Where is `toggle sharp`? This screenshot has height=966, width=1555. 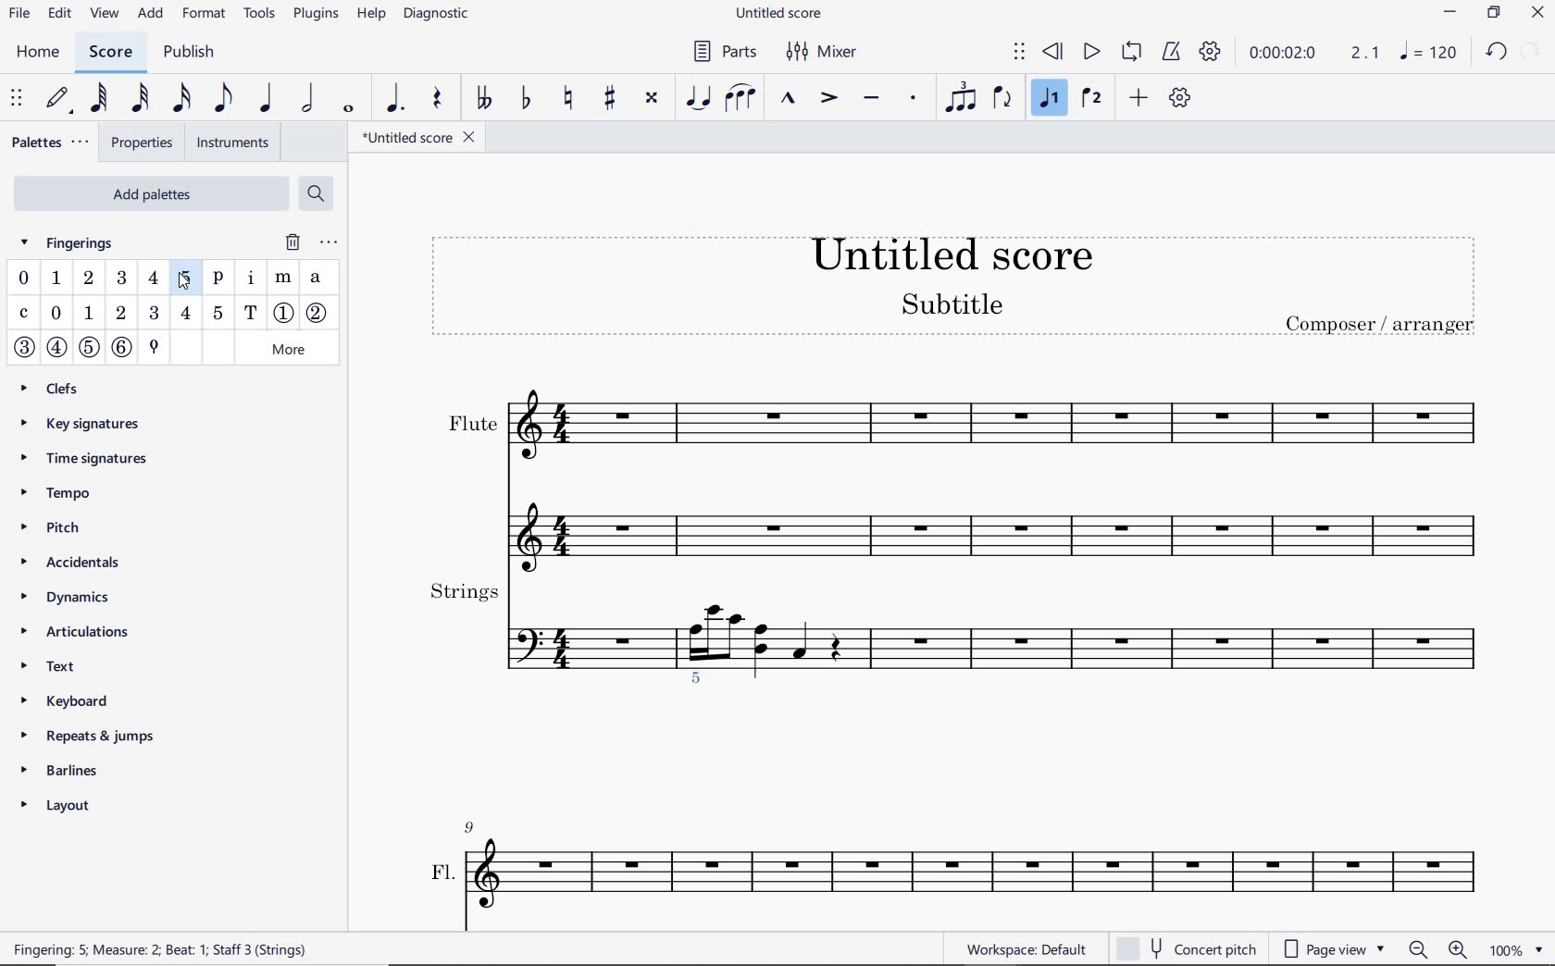 toggle sharp is located at coordinates (609, 98).